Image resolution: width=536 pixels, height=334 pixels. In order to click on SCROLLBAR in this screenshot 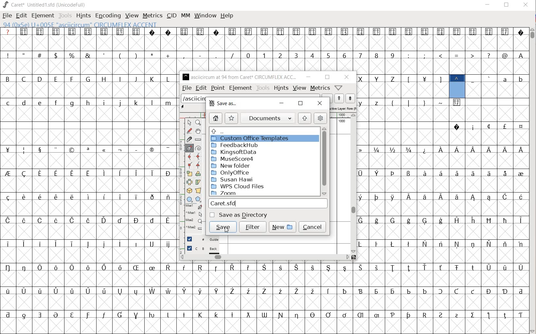, I will do `click(328, 258)`.